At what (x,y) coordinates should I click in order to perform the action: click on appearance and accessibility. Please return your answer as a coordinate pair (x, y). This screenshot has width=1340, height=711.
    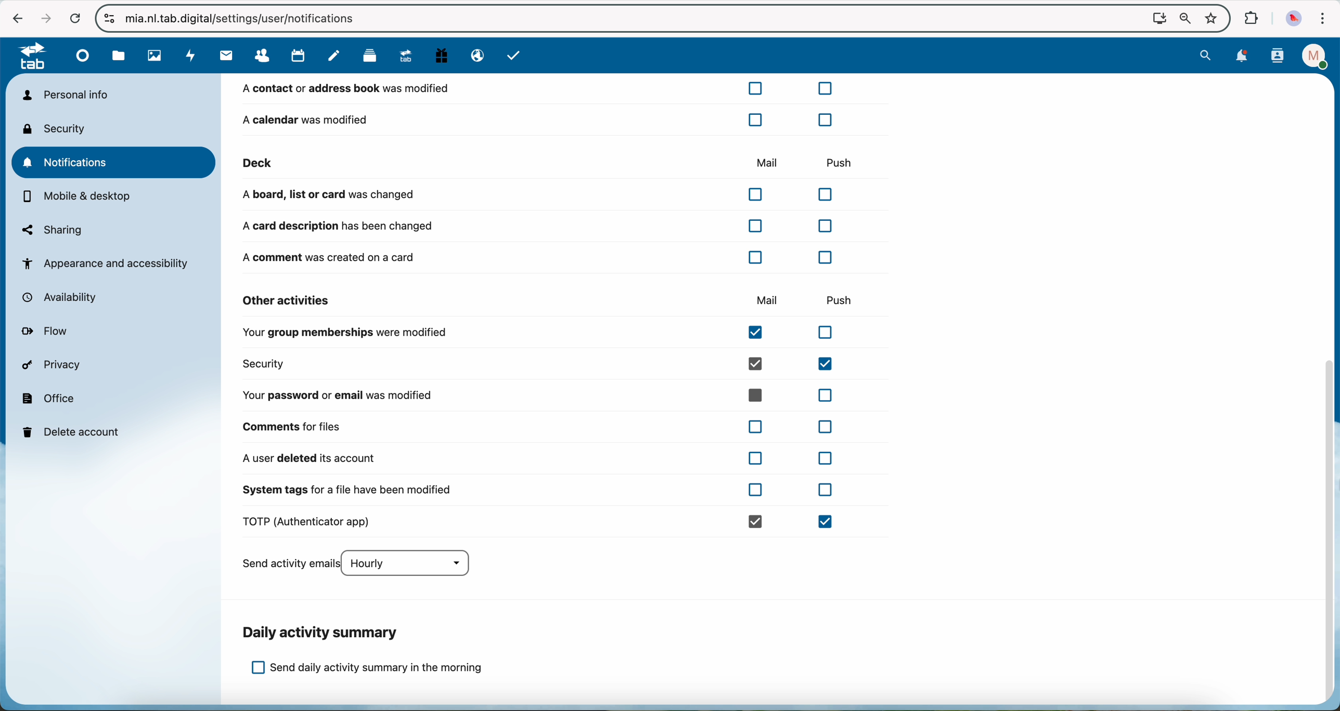
    Looking at the image, I should click on (107, 263).